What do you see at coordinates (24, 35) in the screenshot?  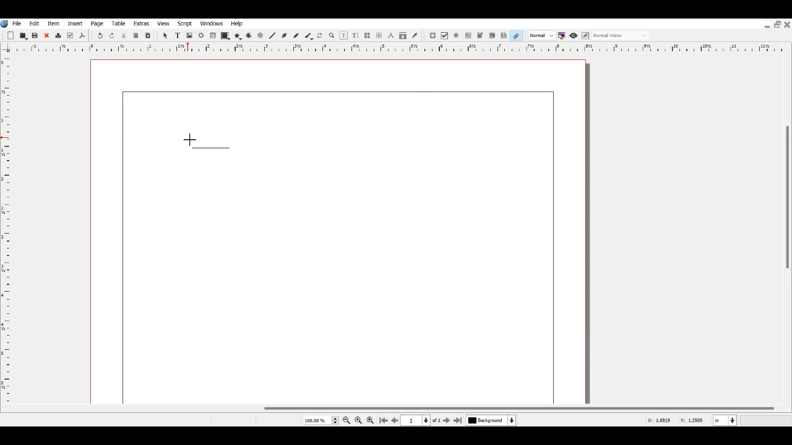 I see `Open` at bounding box center [24, 35].